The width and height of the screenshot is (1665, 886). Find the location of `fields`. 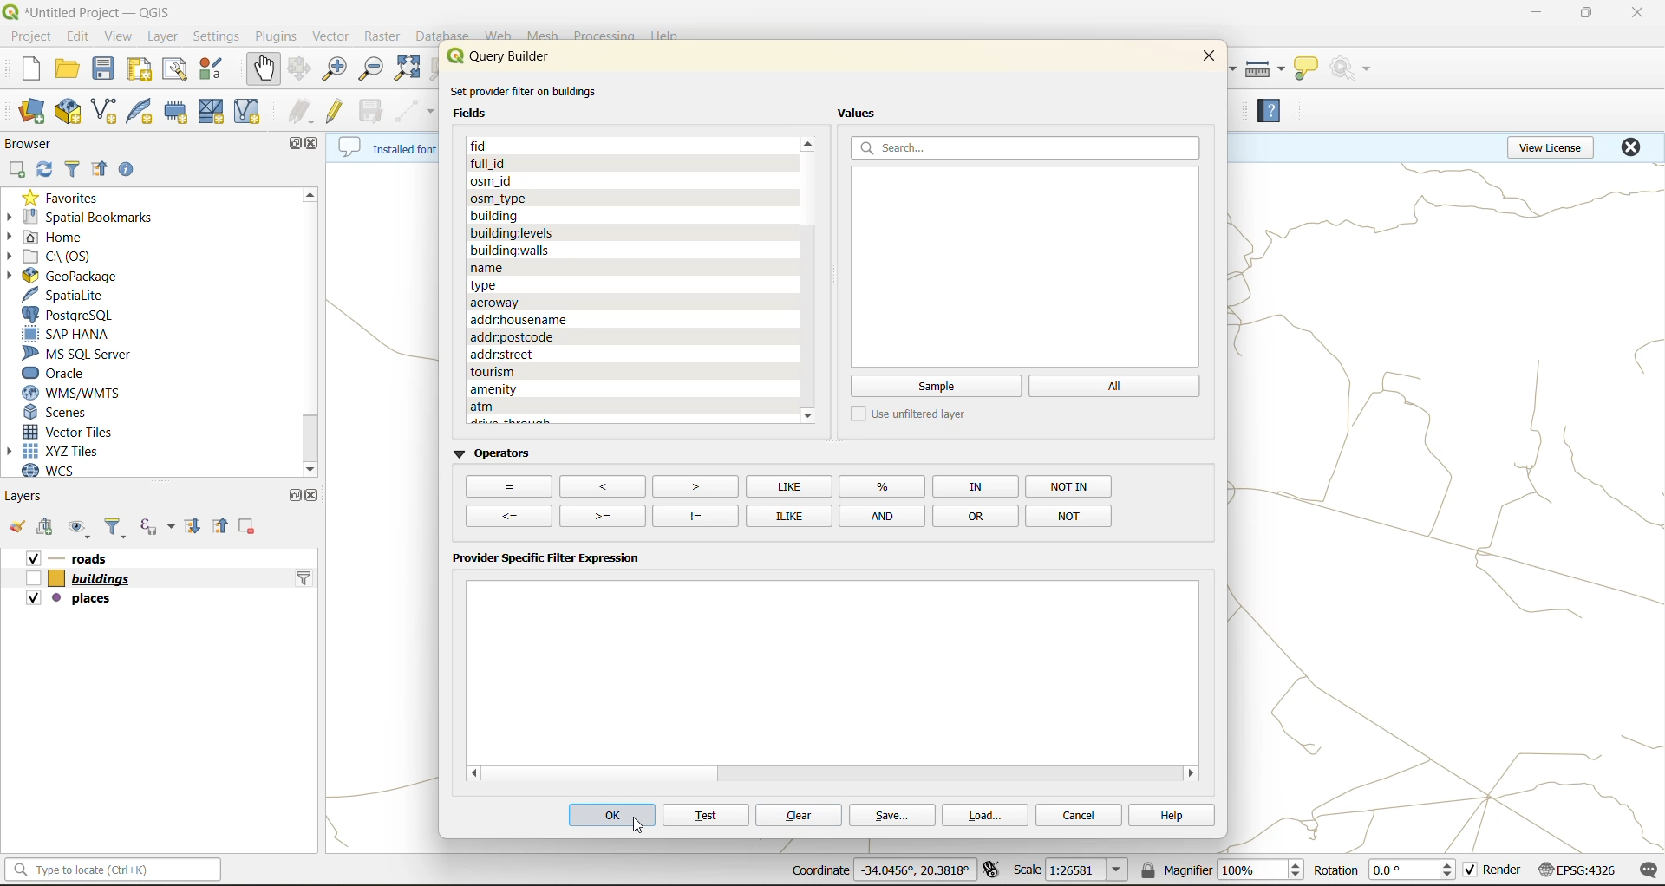

fields is located at coordinates (485, 266).